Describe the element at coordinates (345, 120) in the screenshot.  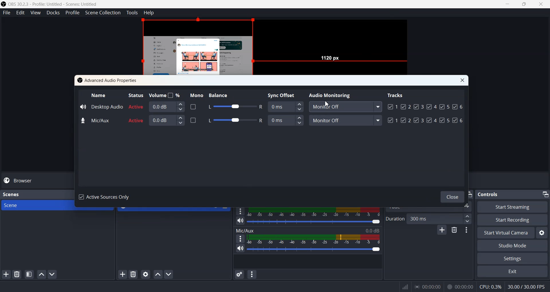
I see `Monitor off` at that location.